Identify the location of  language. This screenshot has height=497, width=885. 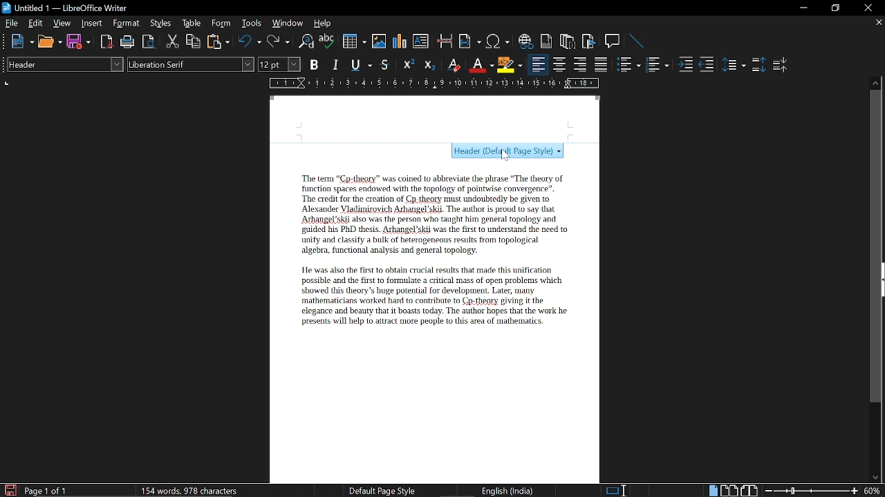
(509, 491).